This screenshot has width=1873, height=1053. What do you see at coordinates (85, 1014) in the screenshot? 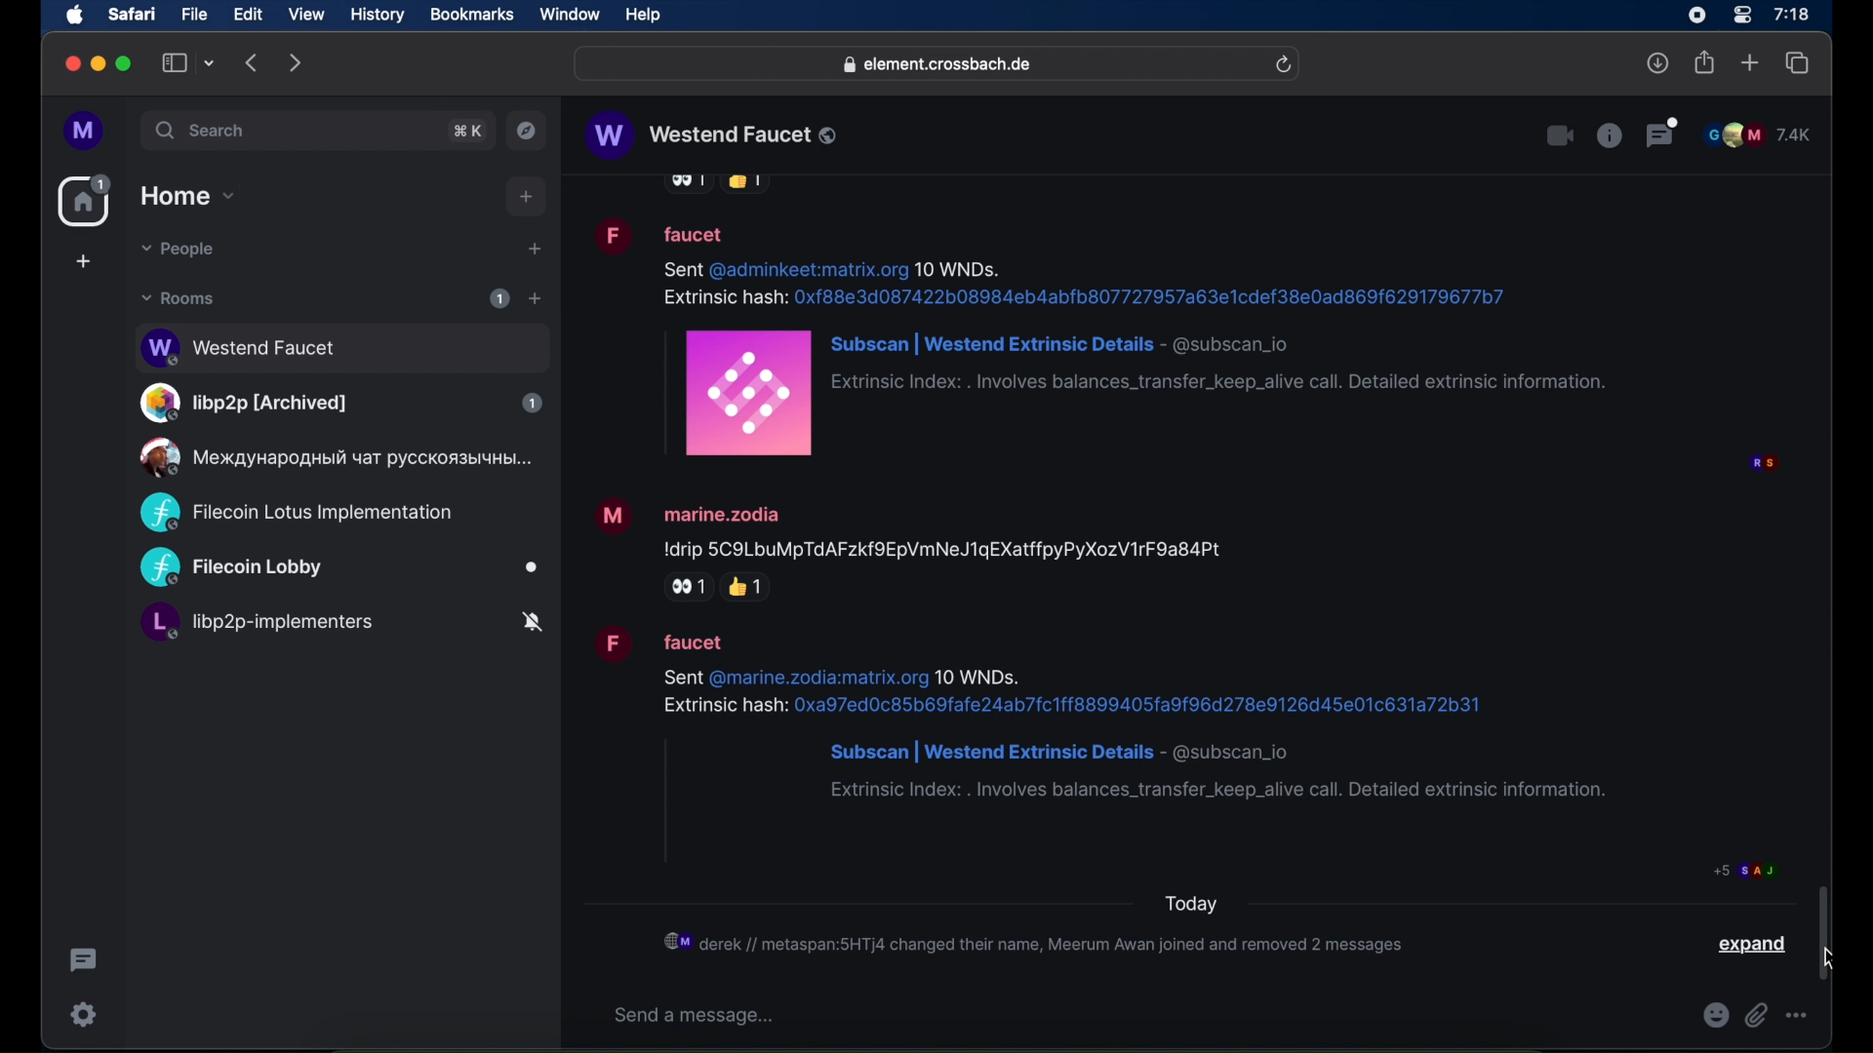
I see `settings` at bounding box center [85, 1014].